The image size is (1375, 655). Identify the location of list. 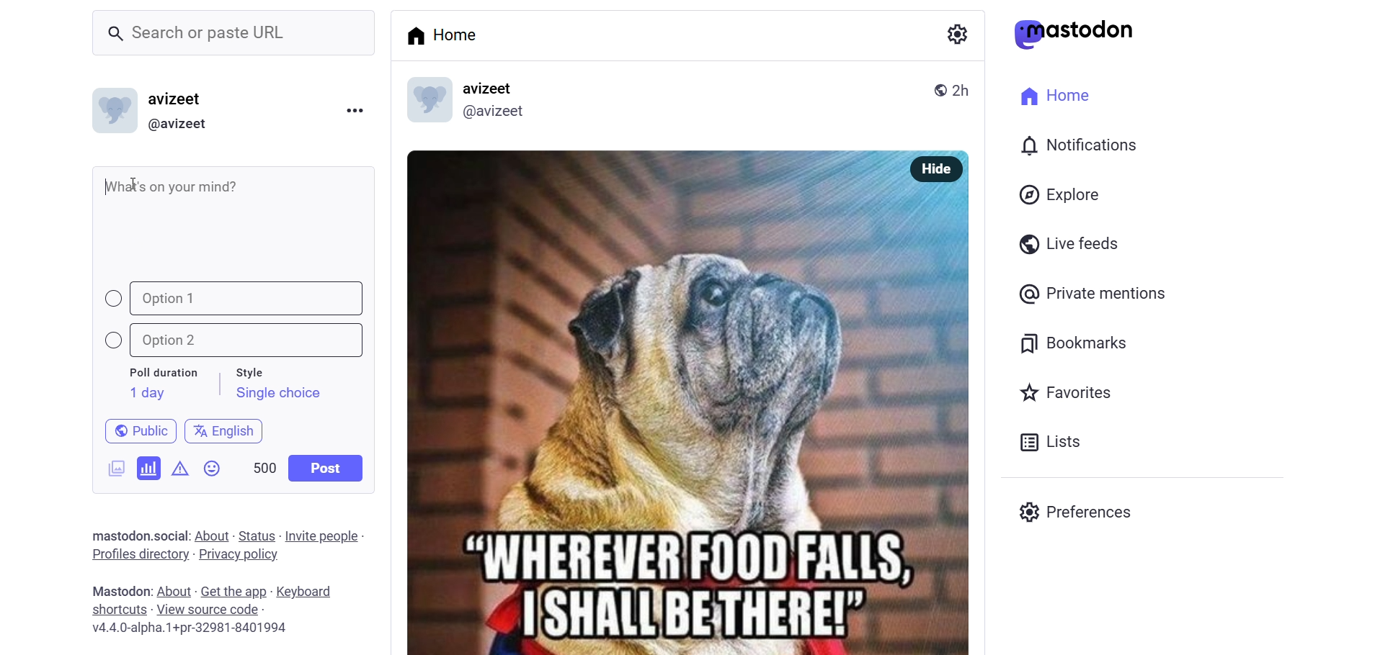
(1046, 442).